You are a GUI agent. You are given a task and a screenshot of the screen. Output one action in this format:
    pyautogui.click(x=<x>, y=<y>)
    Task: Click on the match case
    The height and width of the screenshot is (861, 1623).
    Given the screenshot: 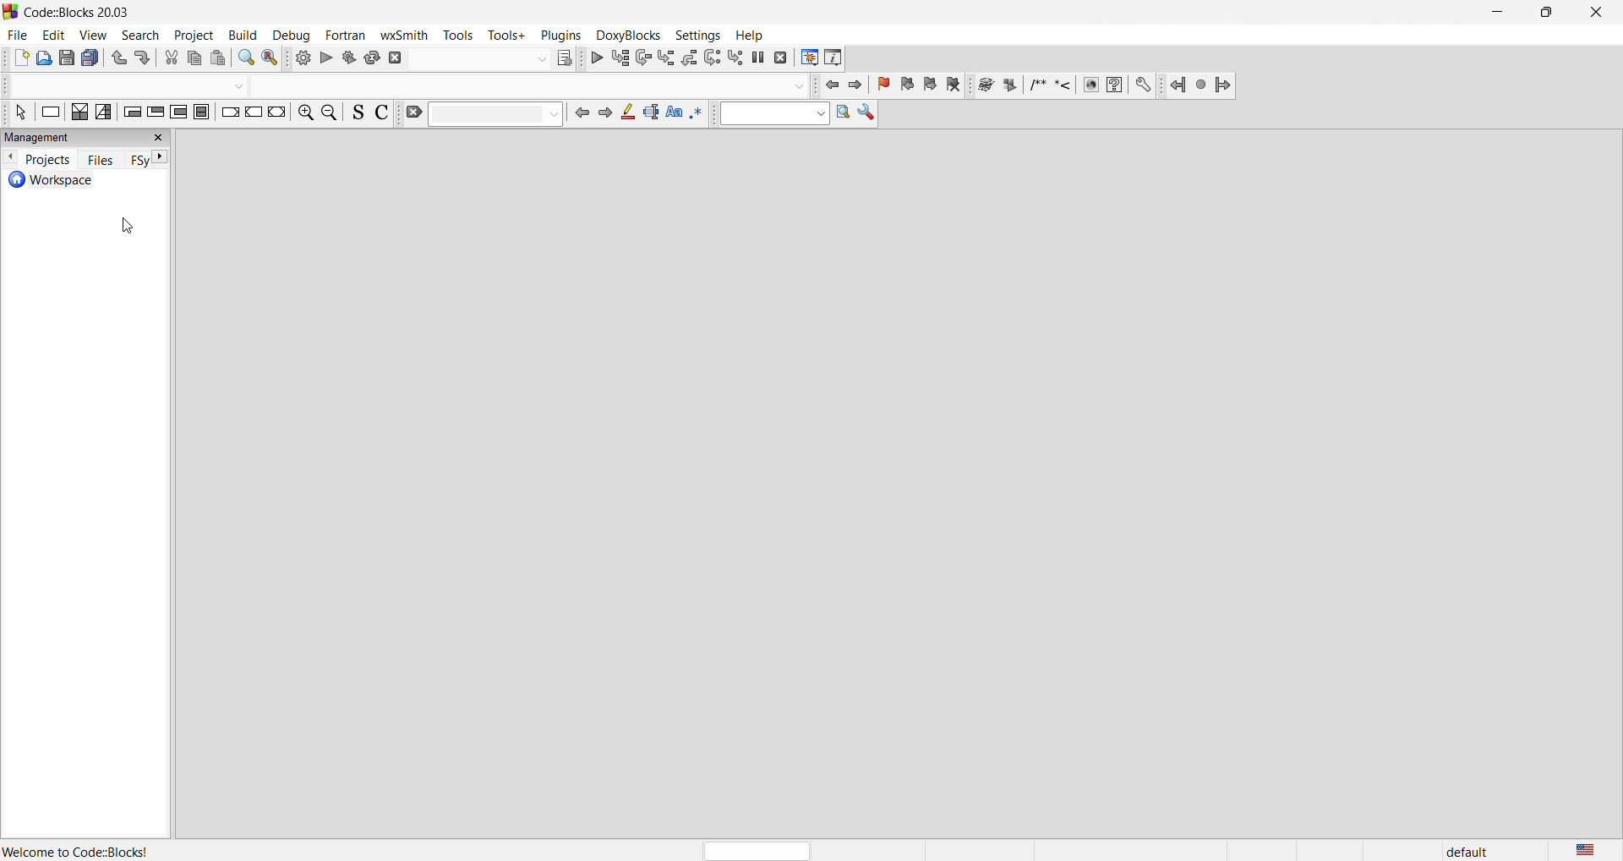 What is the action you would take?
    pyautogui.click(x=674, y=112)
    